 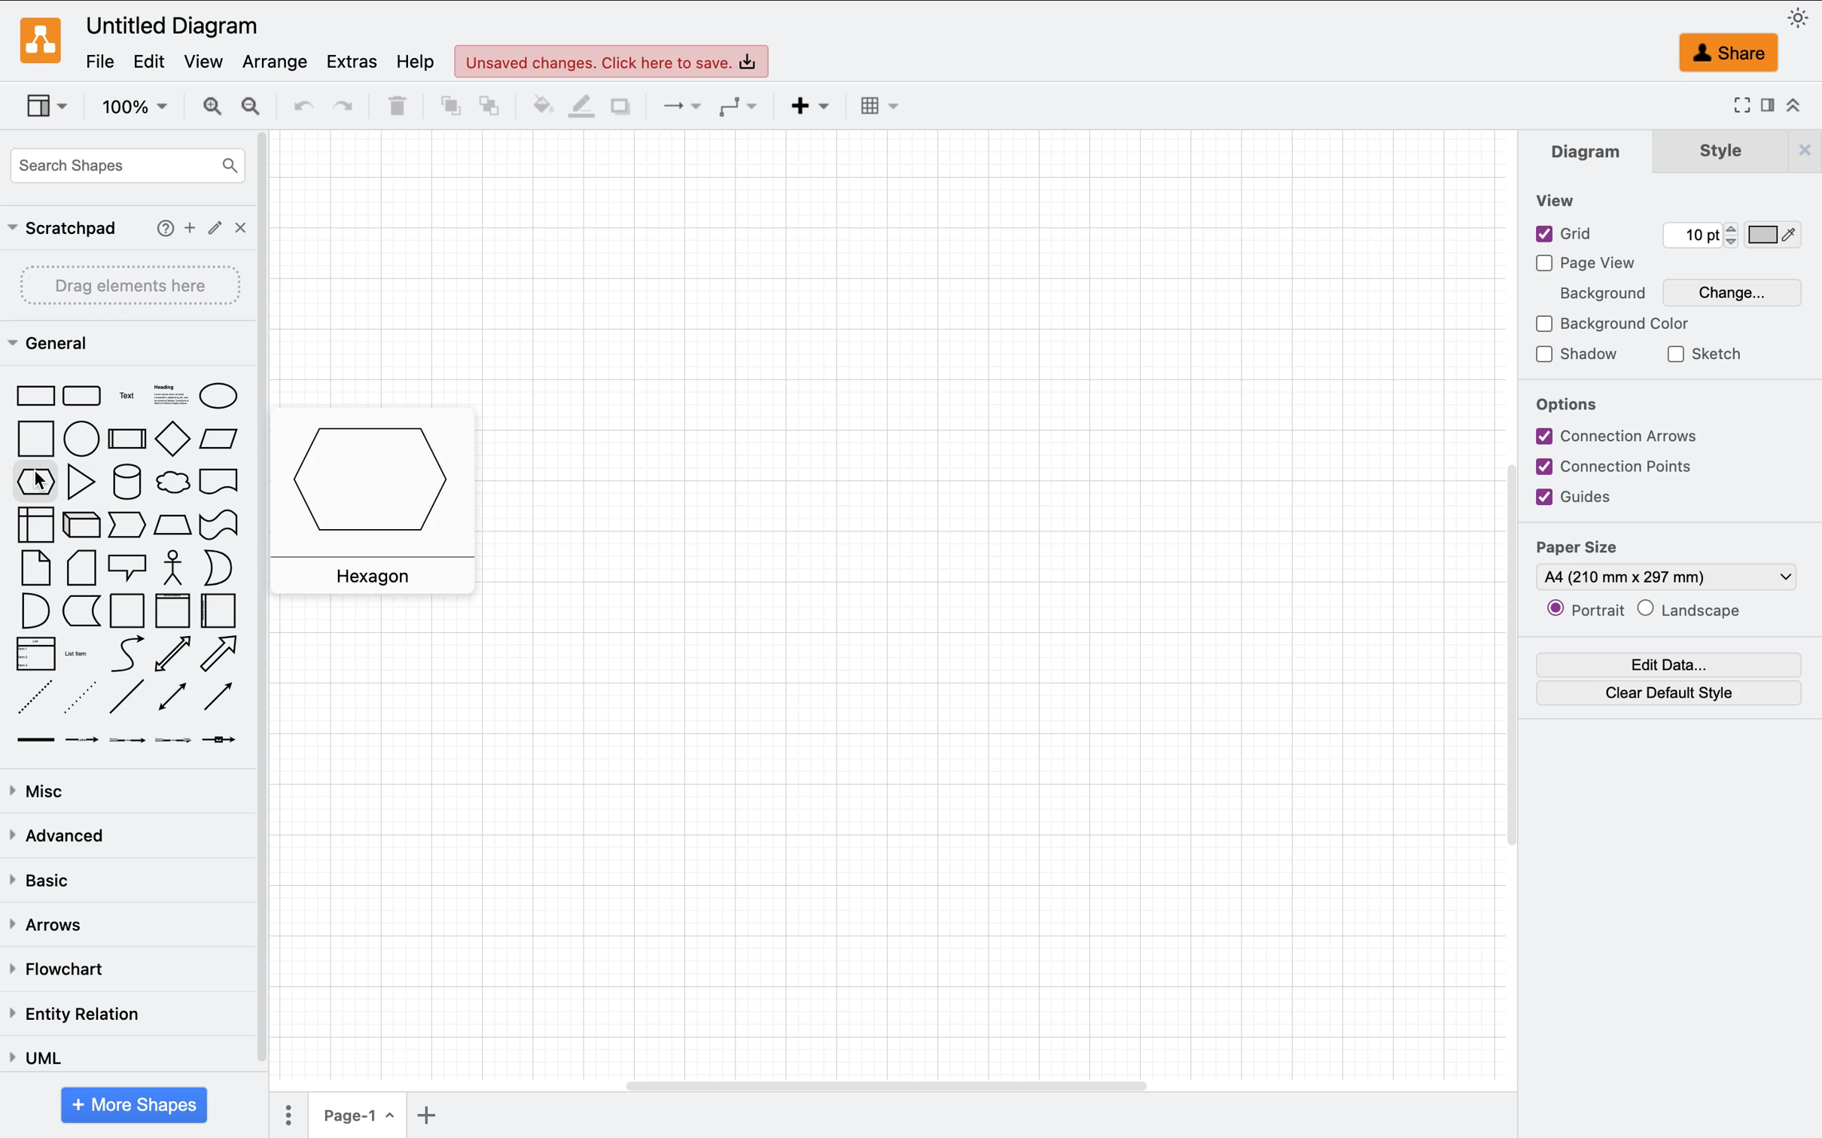 I want to click on basic, so click(x=52, y=880).